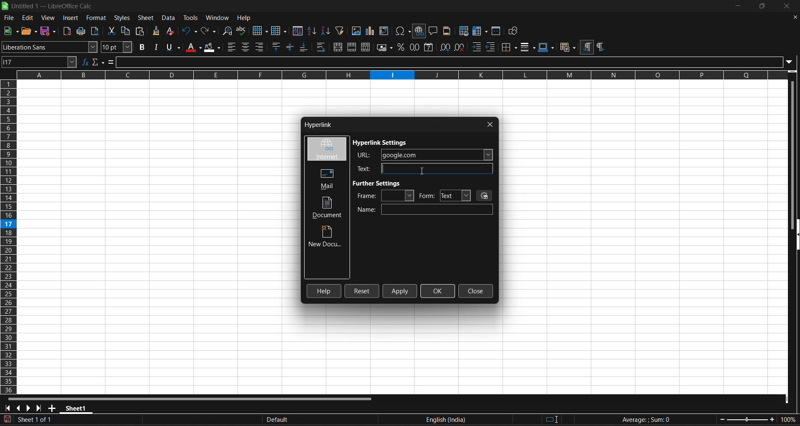 The height and width of the screenshot is (426, 800). I want to click on underline, so click(172, 47).